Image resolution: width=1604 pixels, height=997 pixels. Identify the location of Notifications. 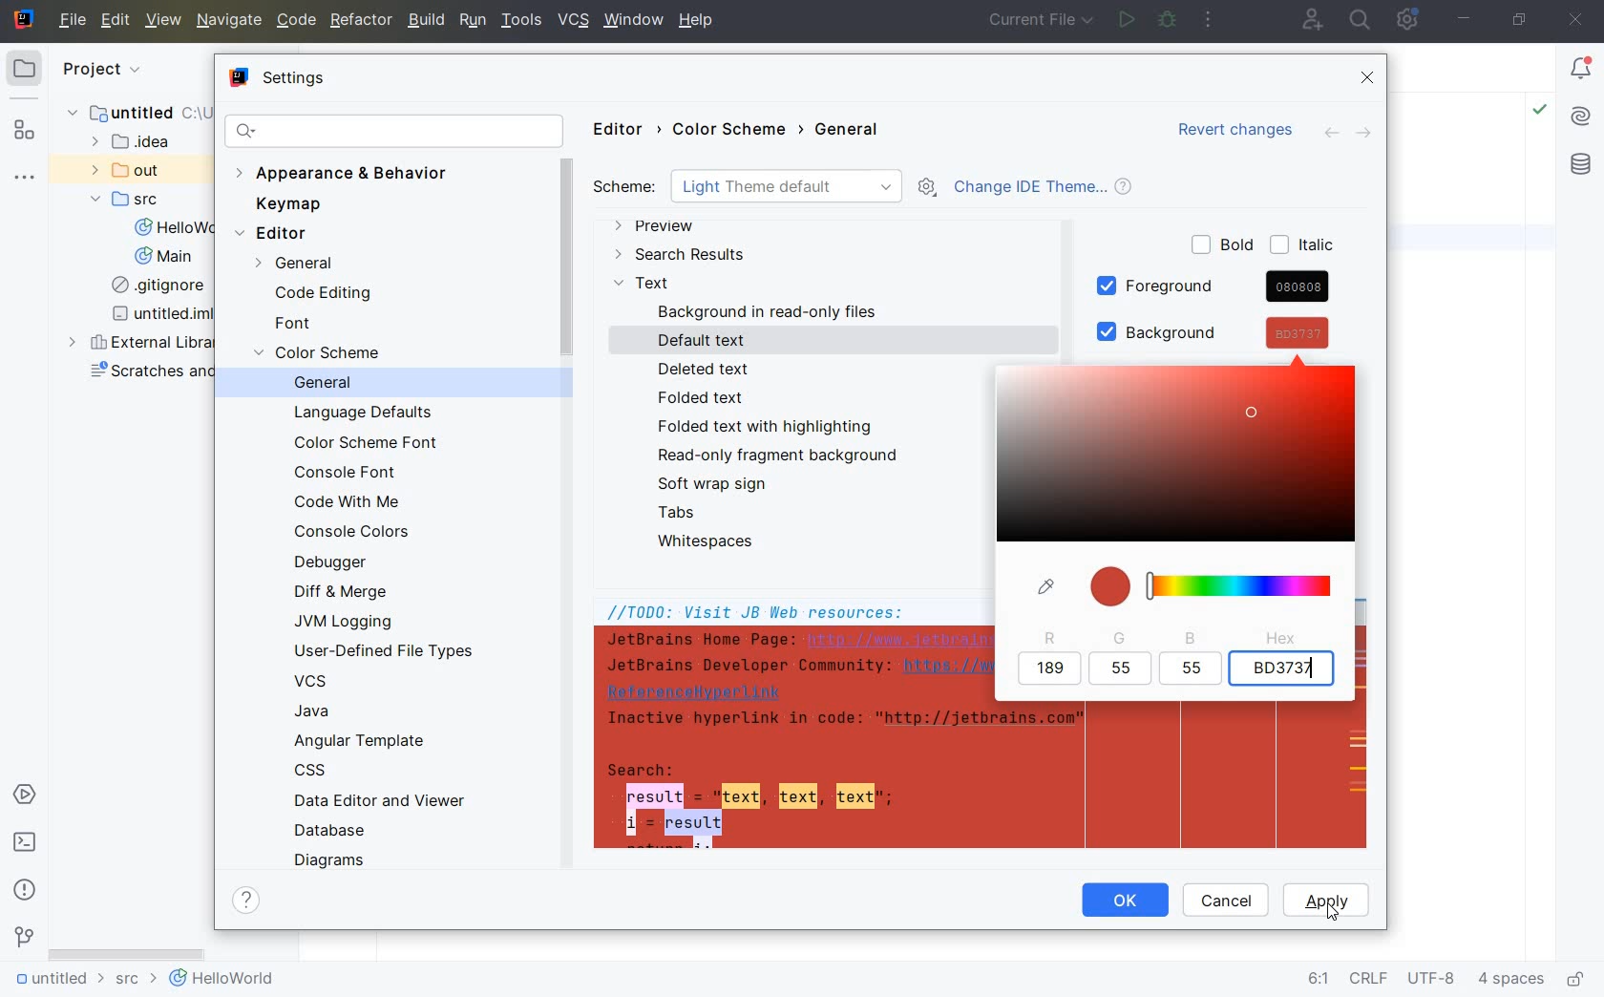
(1582, 70).